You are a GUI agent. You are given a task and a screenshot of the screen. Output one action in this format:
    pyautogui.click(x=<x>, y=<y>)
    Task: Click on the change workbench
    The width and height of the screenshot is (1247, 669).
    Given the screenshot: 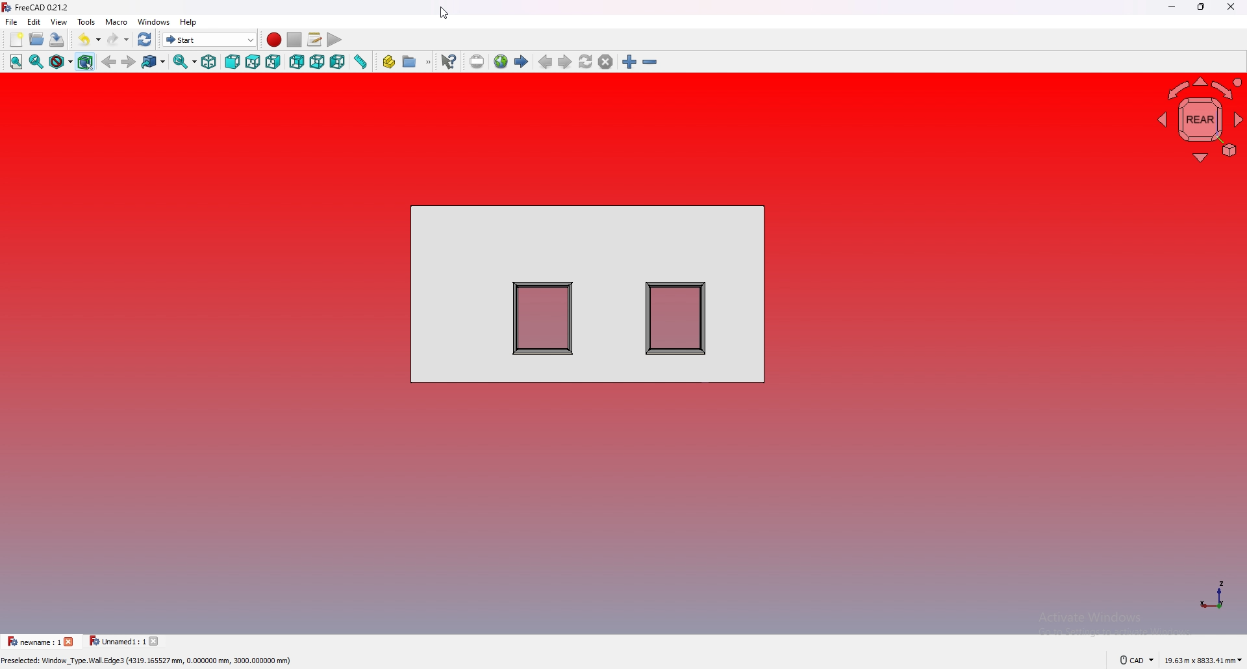 What is the action you would take?
    pyautogui.click(x=210, y=39)
    